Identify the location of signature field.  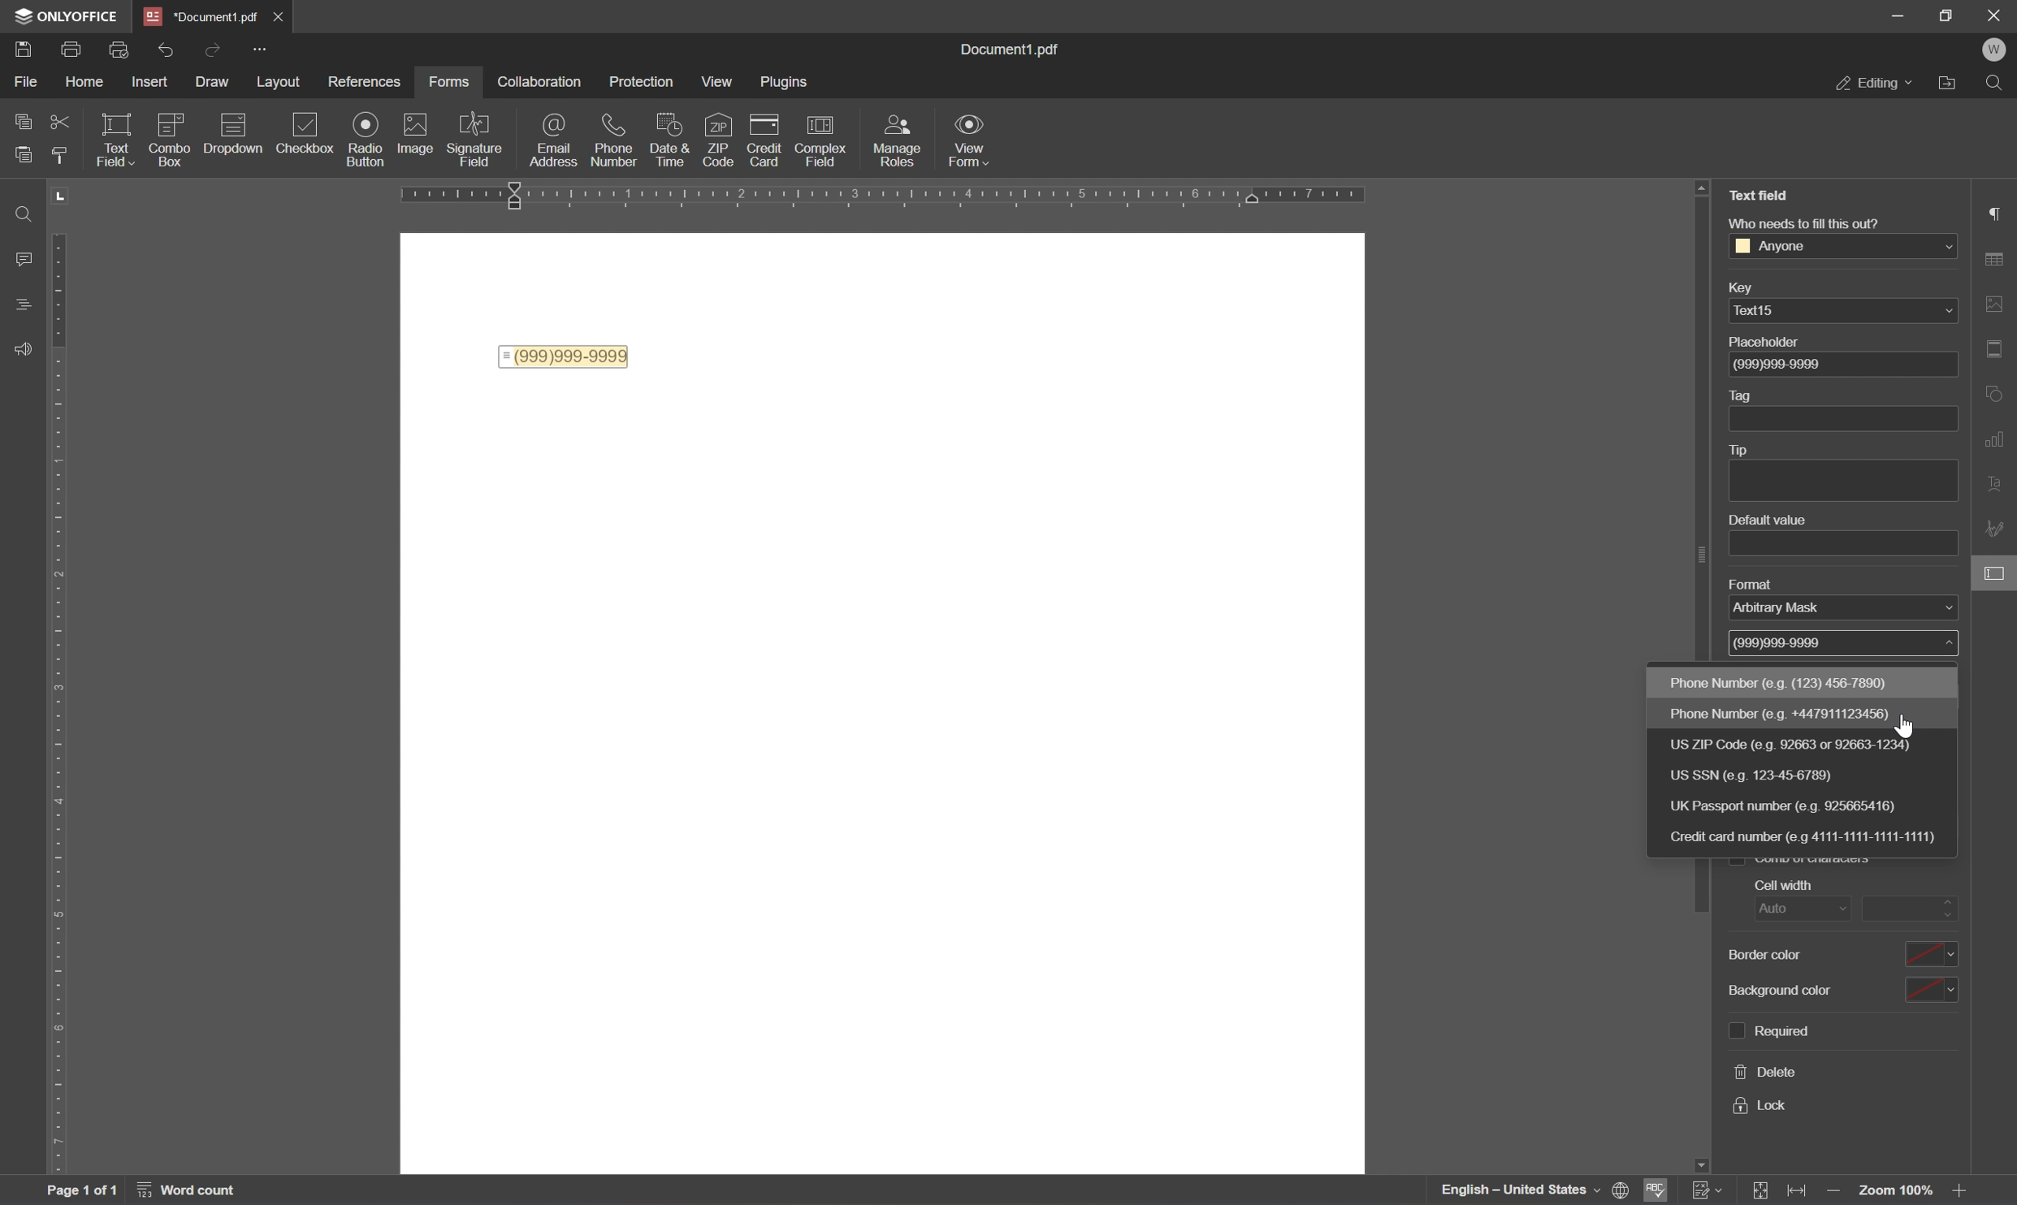
(477, 139).